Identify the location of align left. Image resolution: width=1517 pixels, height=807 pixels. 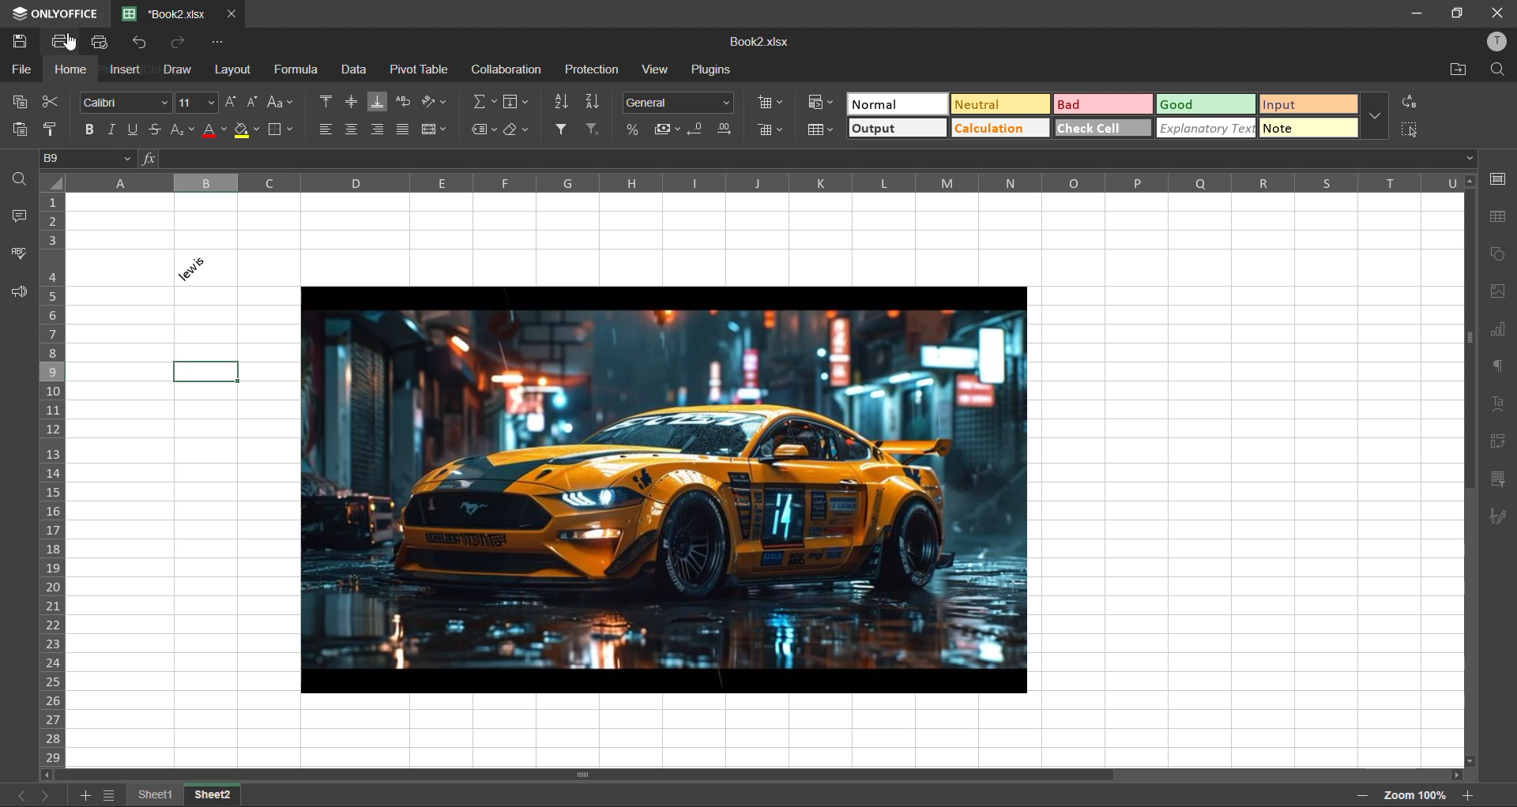
(329, 129).